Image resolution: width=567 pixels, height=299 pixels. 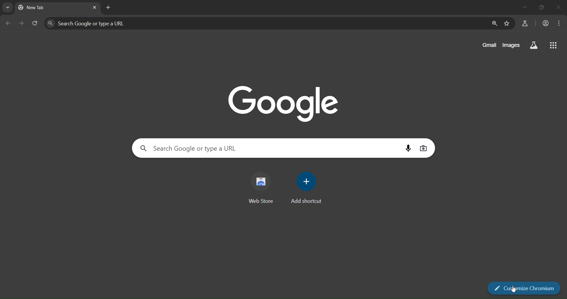 What do you see at coordinates (491, 44) in the screenshot?
I see `gmail` at bounding box center [491, 44].